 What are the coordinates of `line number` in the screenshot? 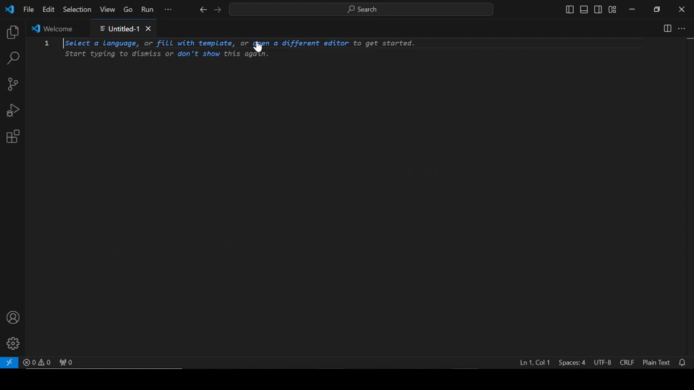 It's located at (47, 46).